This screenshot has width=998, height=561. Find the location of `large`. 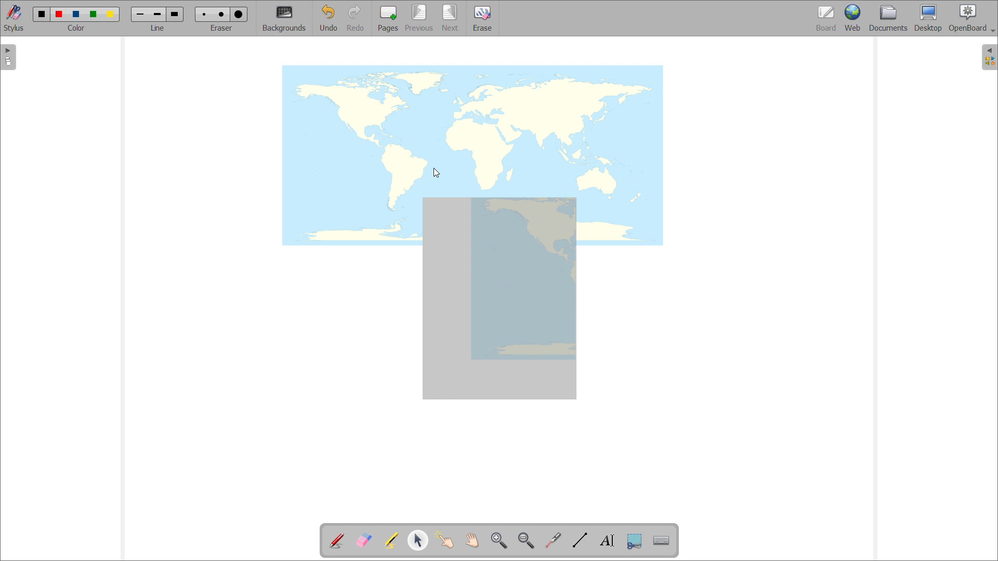

large is located at coordinates (174, 14).